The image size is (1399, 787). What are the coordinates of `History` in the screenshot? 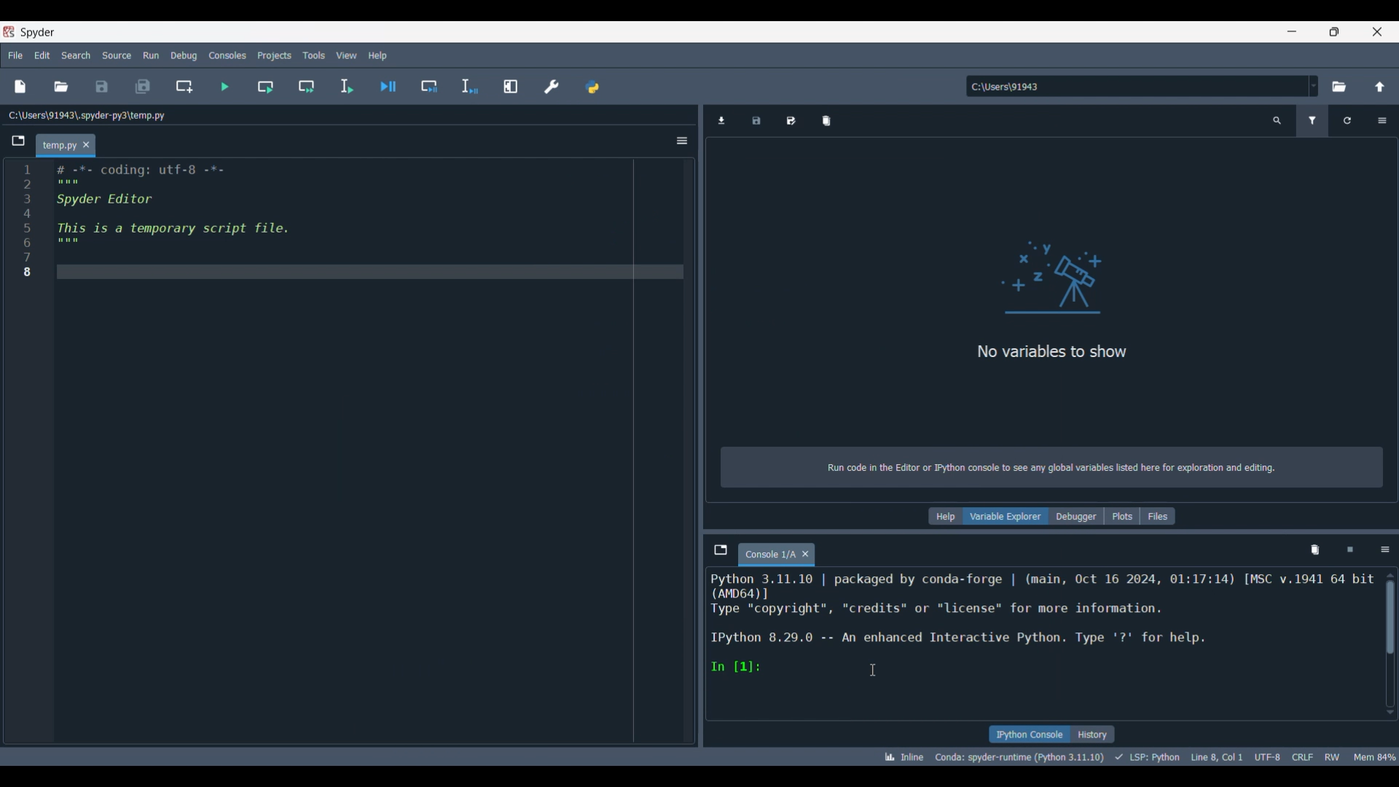 It's located at (1093, 734).